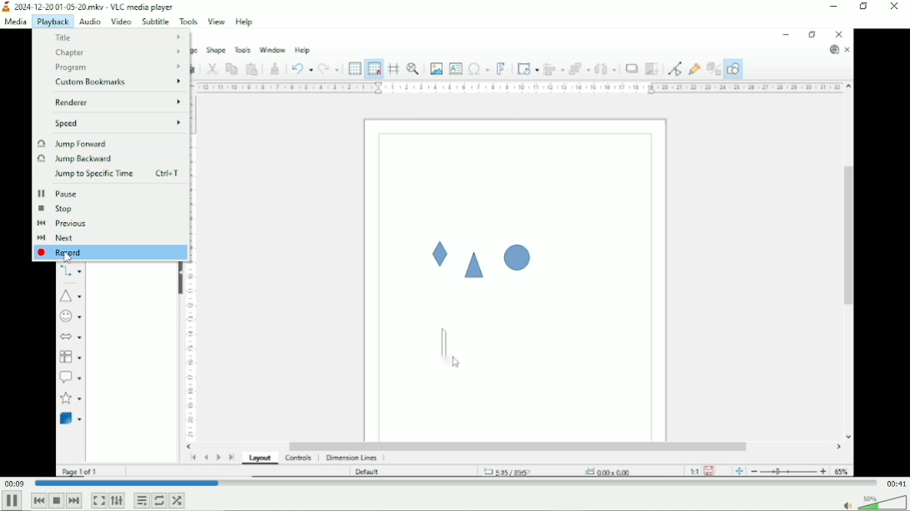 The width and height of the screenshot is (910, 511). What do you see at coordinates (453, 484) in the screenshot?
I see `Play duration` at bounding box center [453, 484].